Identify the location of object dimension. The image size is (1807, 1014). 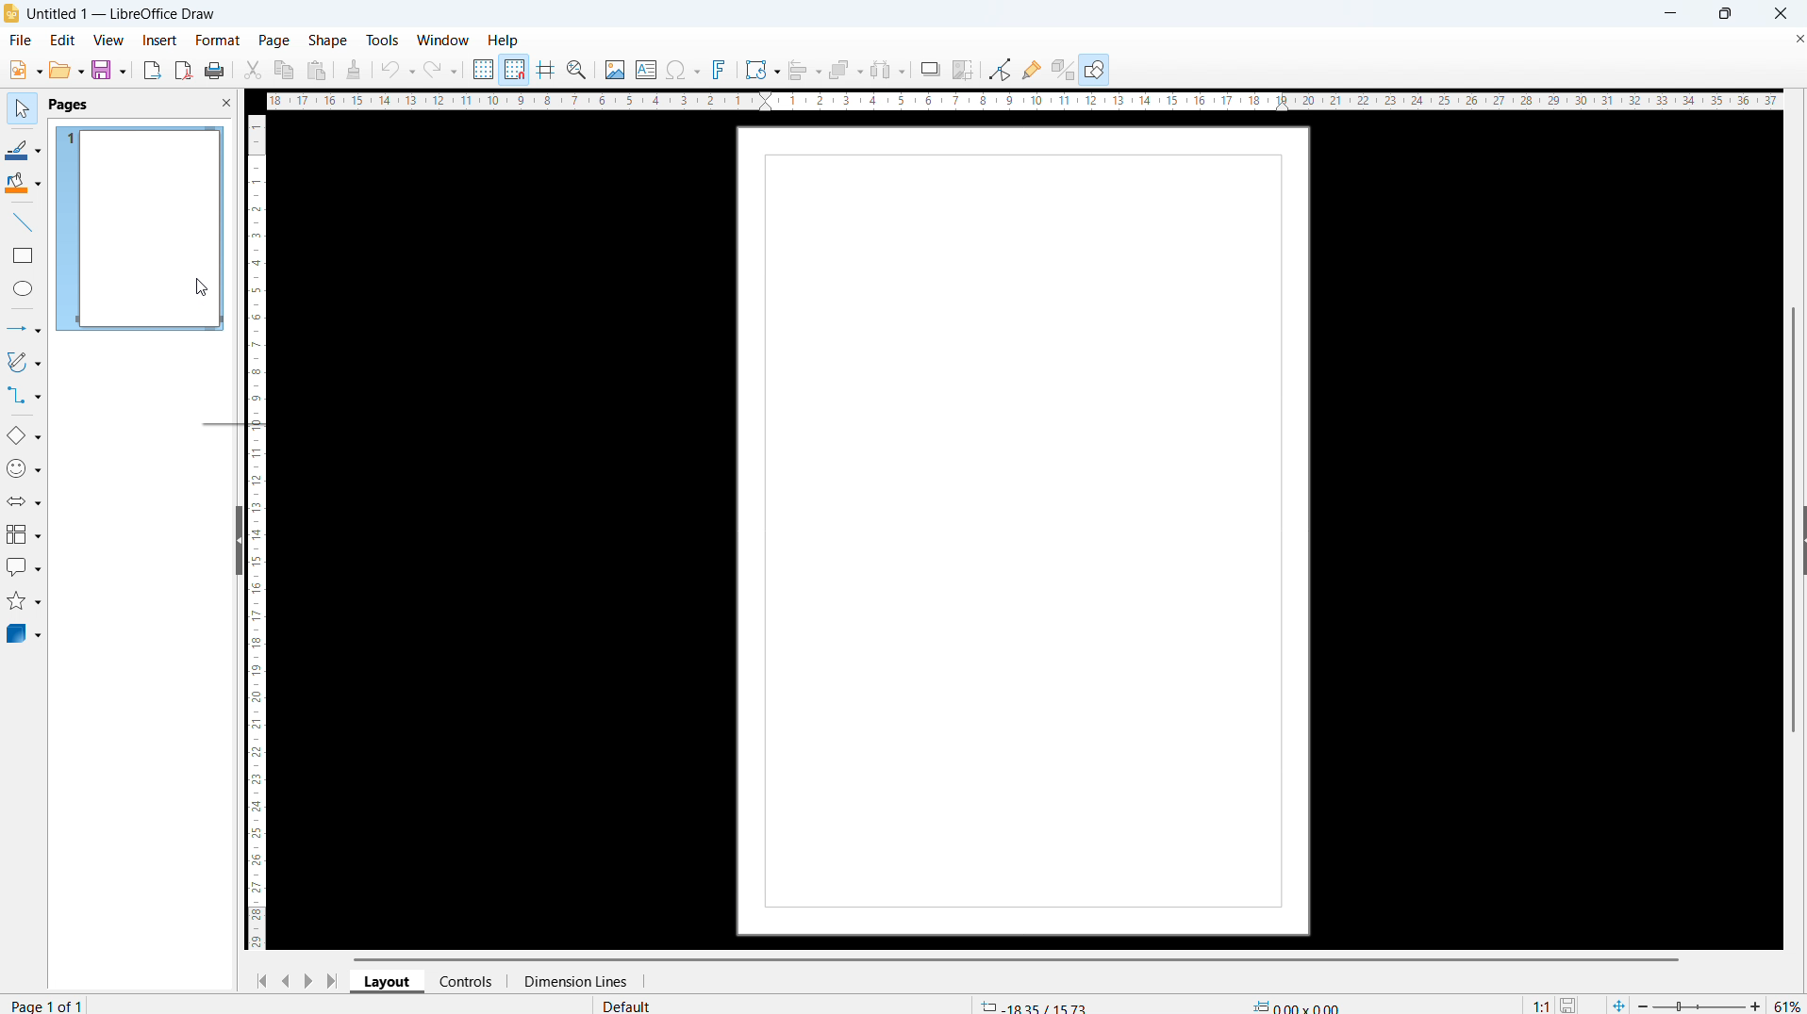
(1298, 1004).